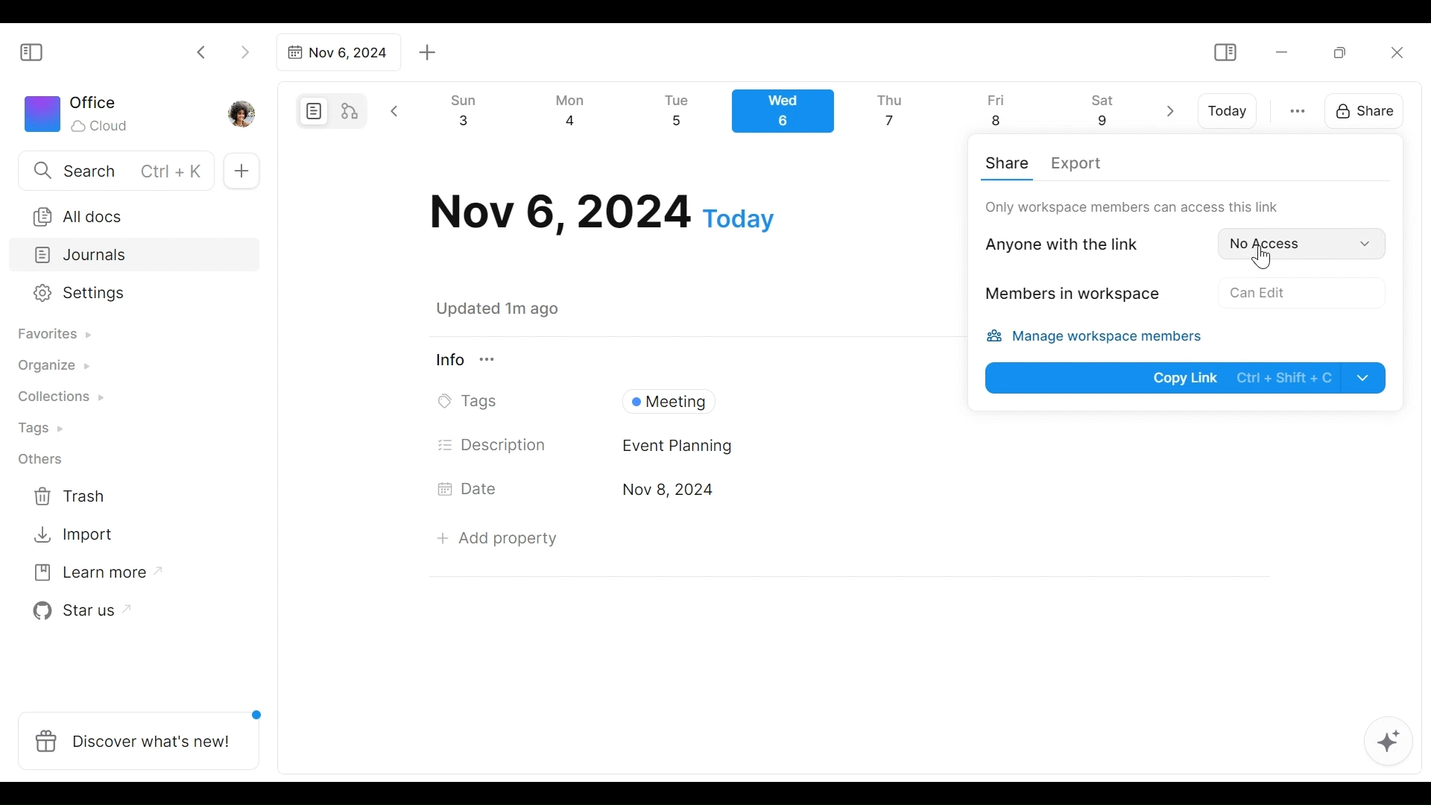 This screenshot has height=805, width=1431. What do you see at coordinates (942, 446) in the screenshot?
I see `Desciption Field` at bounding box center [942, 446].